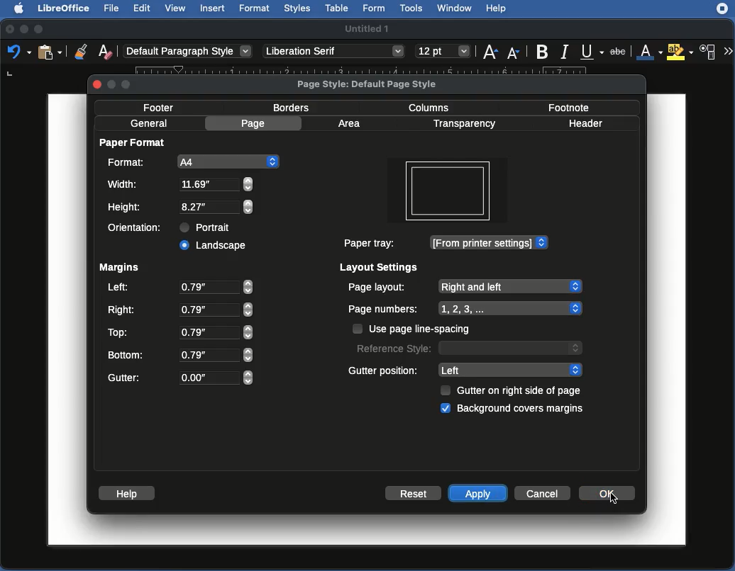 Image resolution: width=735 pixels, height=571 pixels. Describe the element at coordinates (213, 9) in the screenshot. I see `Insert` at that location.